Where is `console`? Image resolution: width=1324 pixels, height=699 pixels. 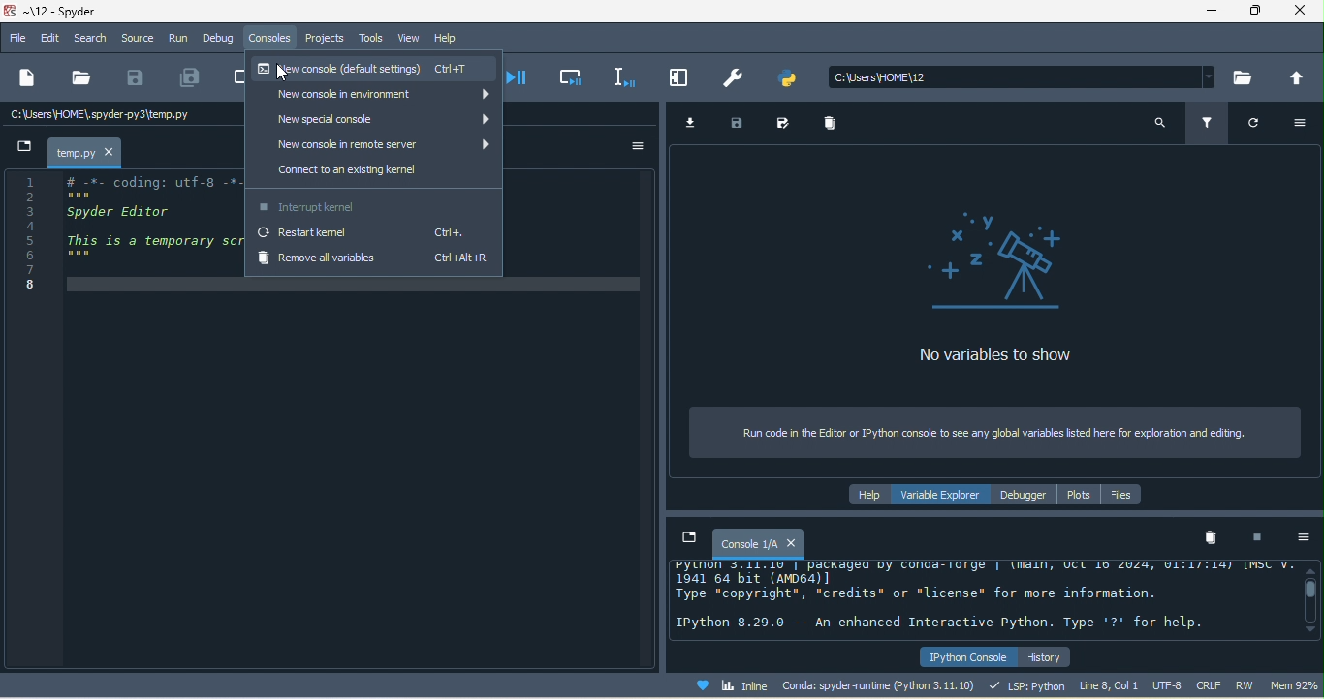 console is located at coordinates (757, 543).